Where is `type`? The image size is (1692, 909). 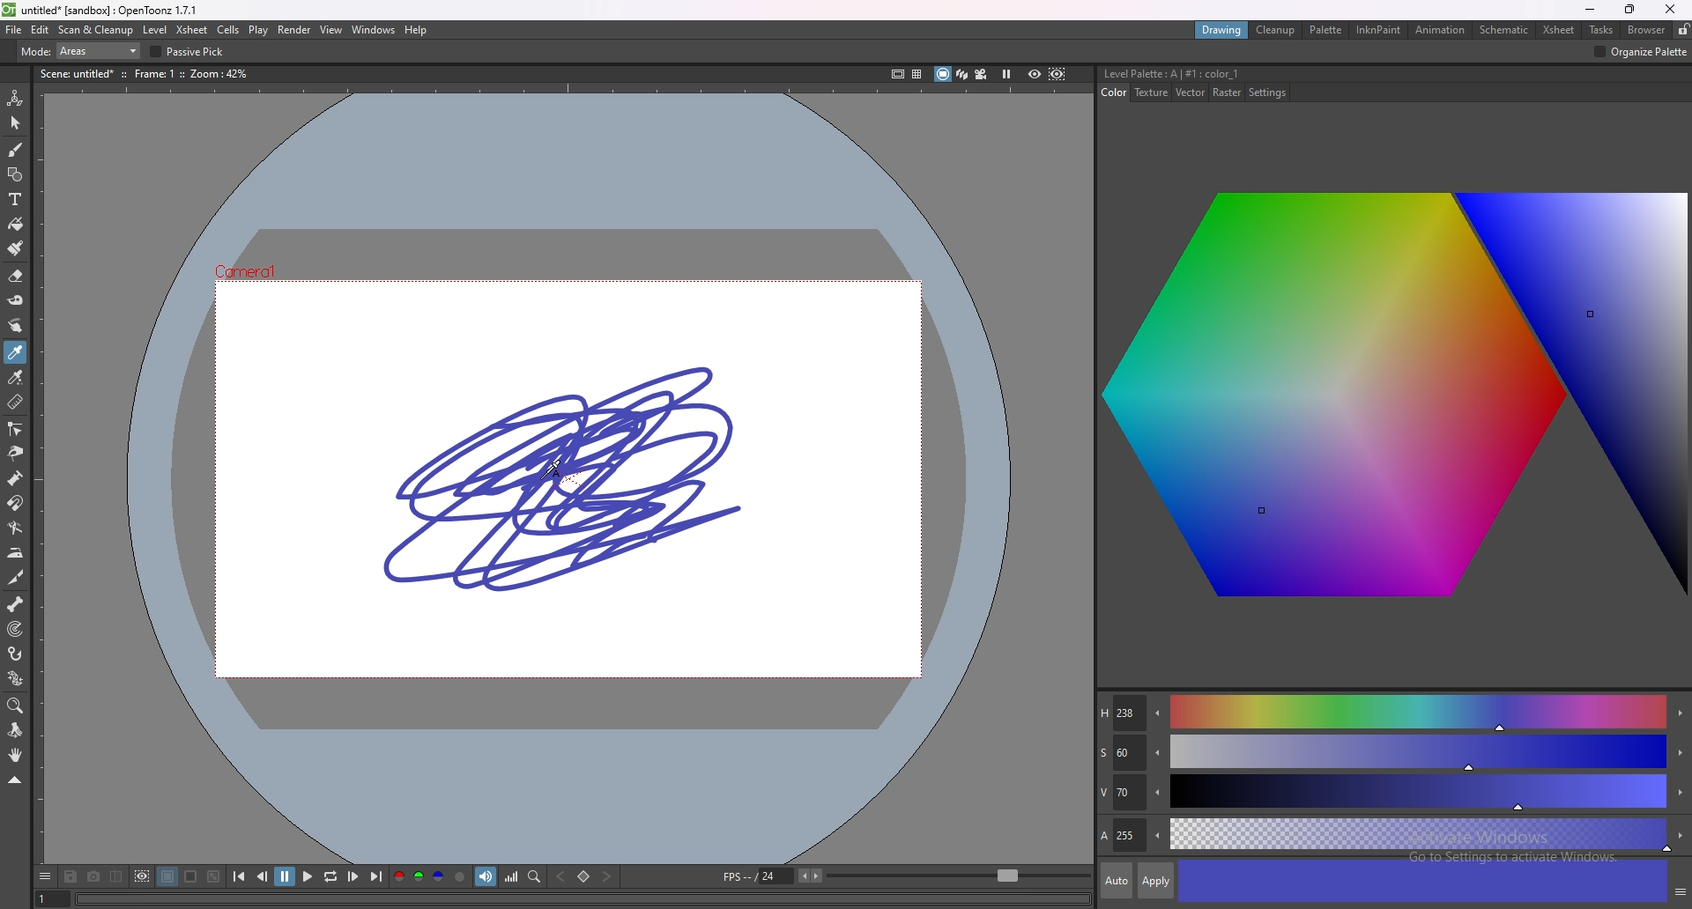 type is located at coordinates (74, 51).